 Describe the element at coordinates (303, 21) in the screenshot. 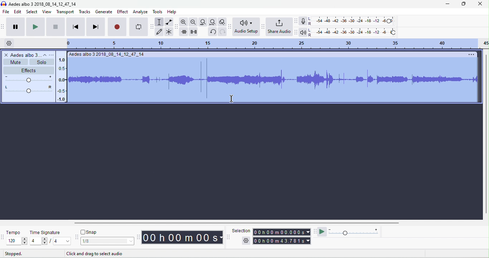

I see `record meter` at that location.